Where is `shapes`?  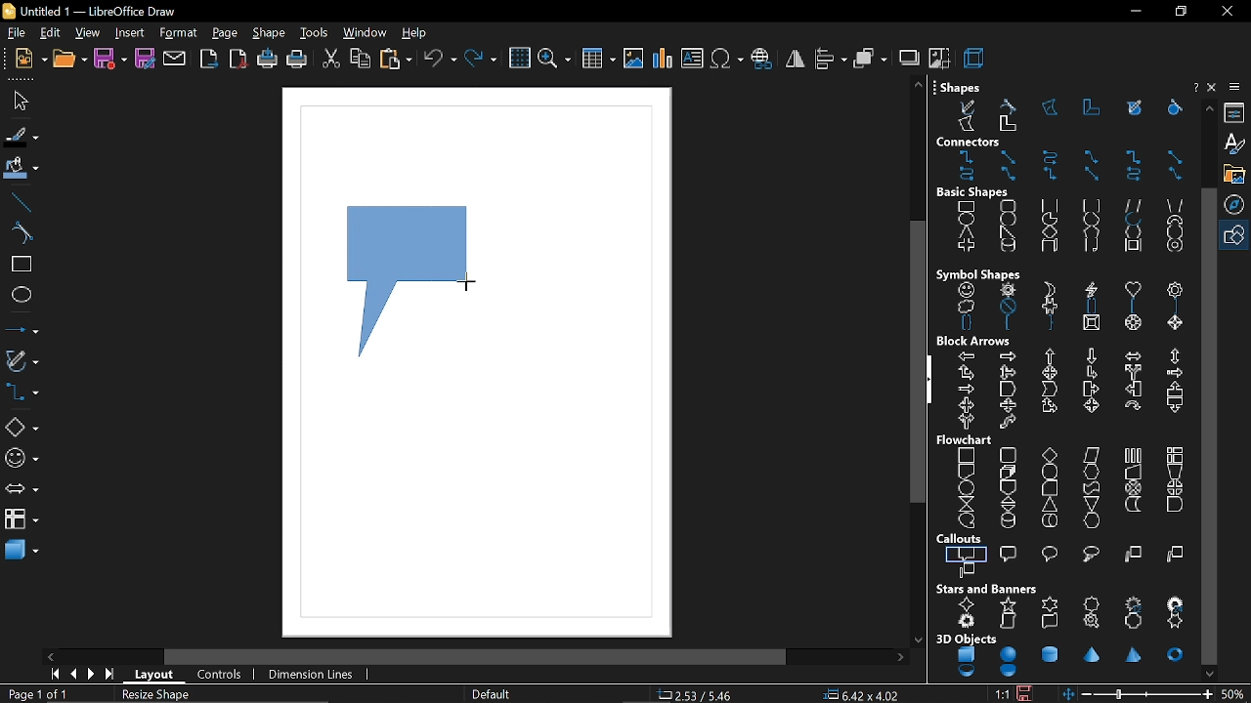
shapes is located at coordinates (1237, 233).